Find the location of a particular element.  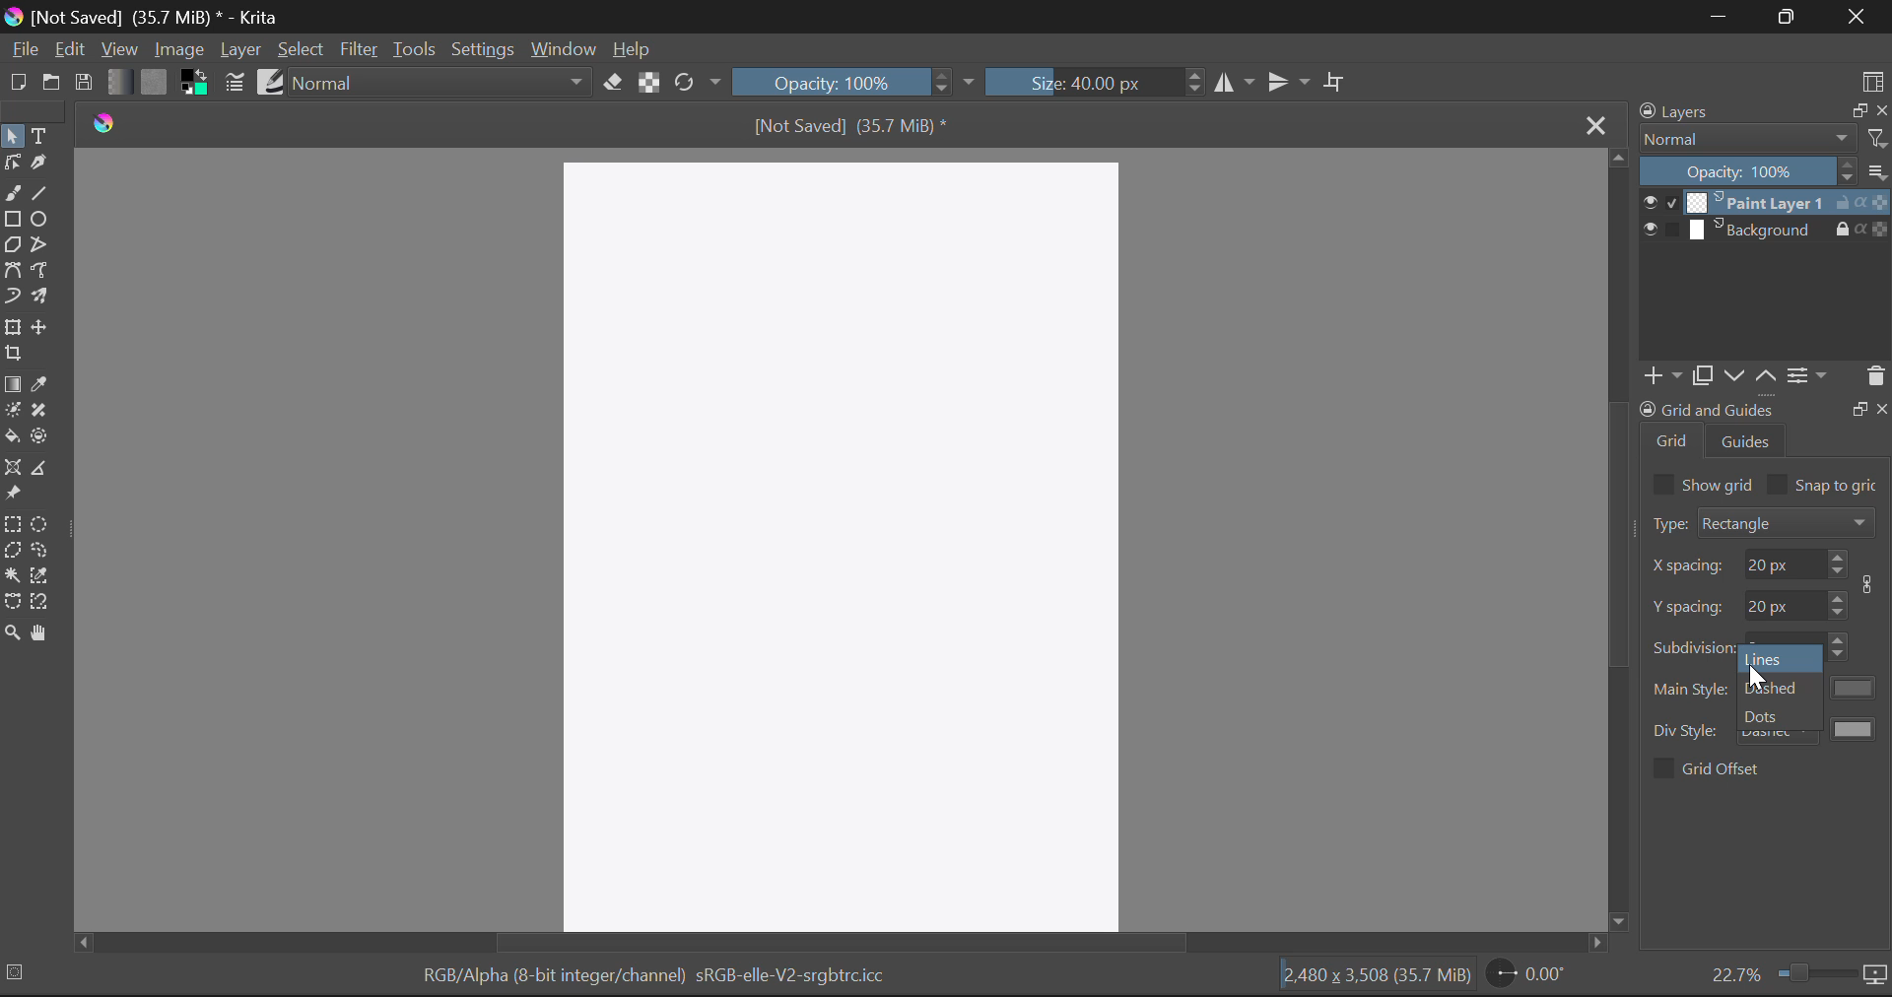

Reference Image is located at coordinates (13, 495).